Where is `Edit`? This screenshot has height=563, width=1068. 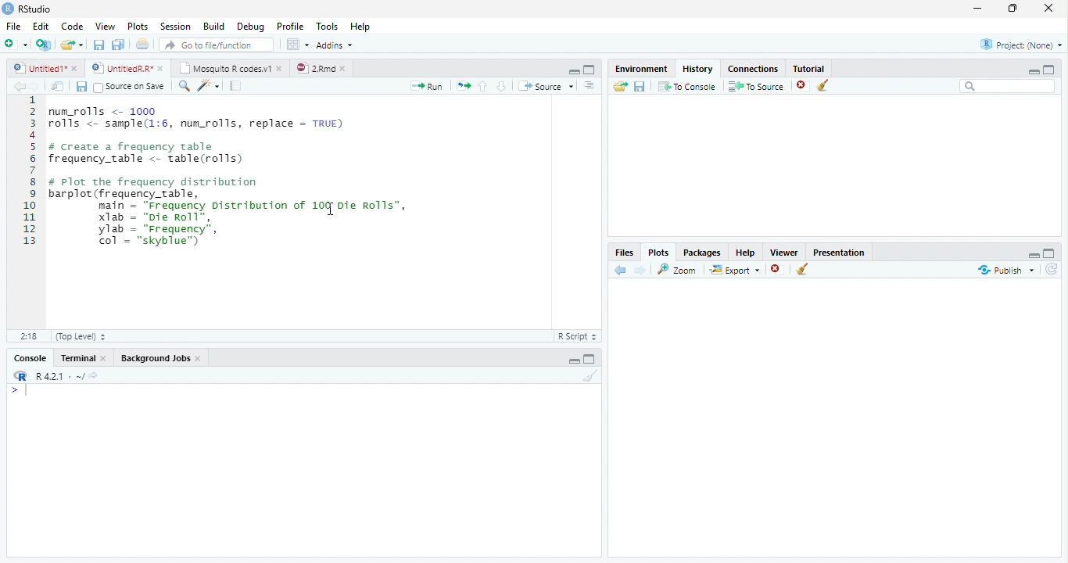 Edit is located at coordinates (41, 24).